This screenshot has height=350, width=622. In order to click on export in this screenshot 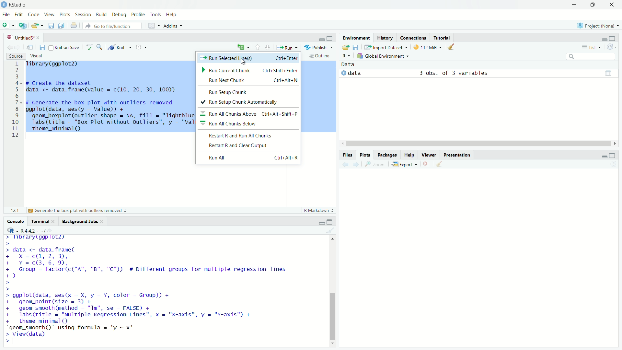, I will do `click(37, 27)`.